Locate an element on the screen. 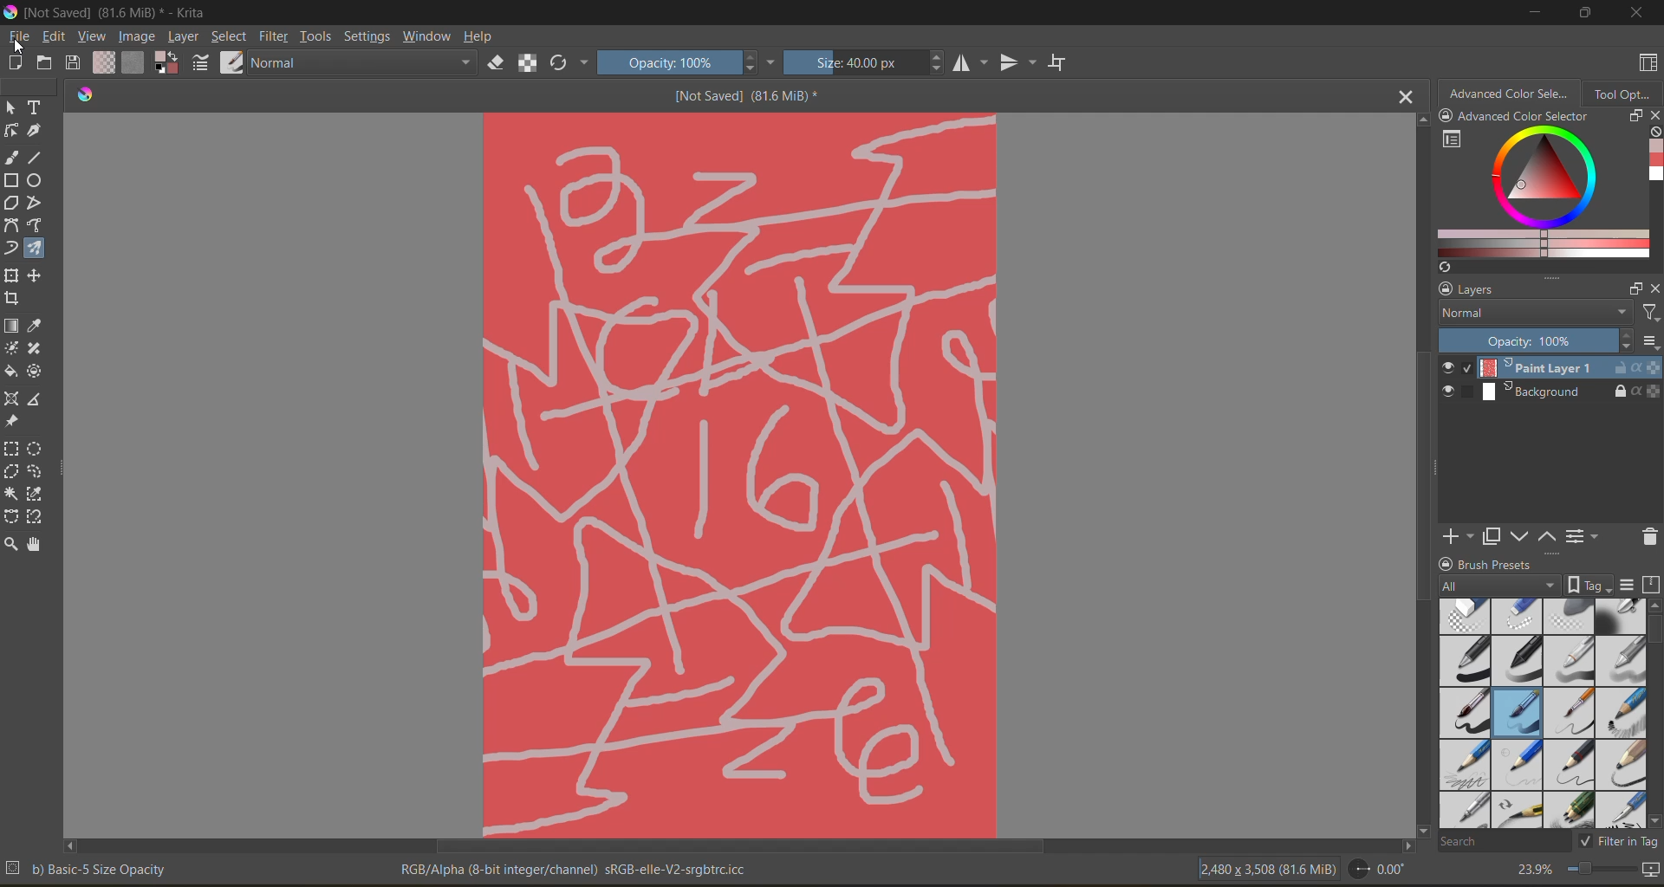 Image resolution: width=1664 pixels, height=887 pixels. view/change layer is located at coordinates (1587, 535).